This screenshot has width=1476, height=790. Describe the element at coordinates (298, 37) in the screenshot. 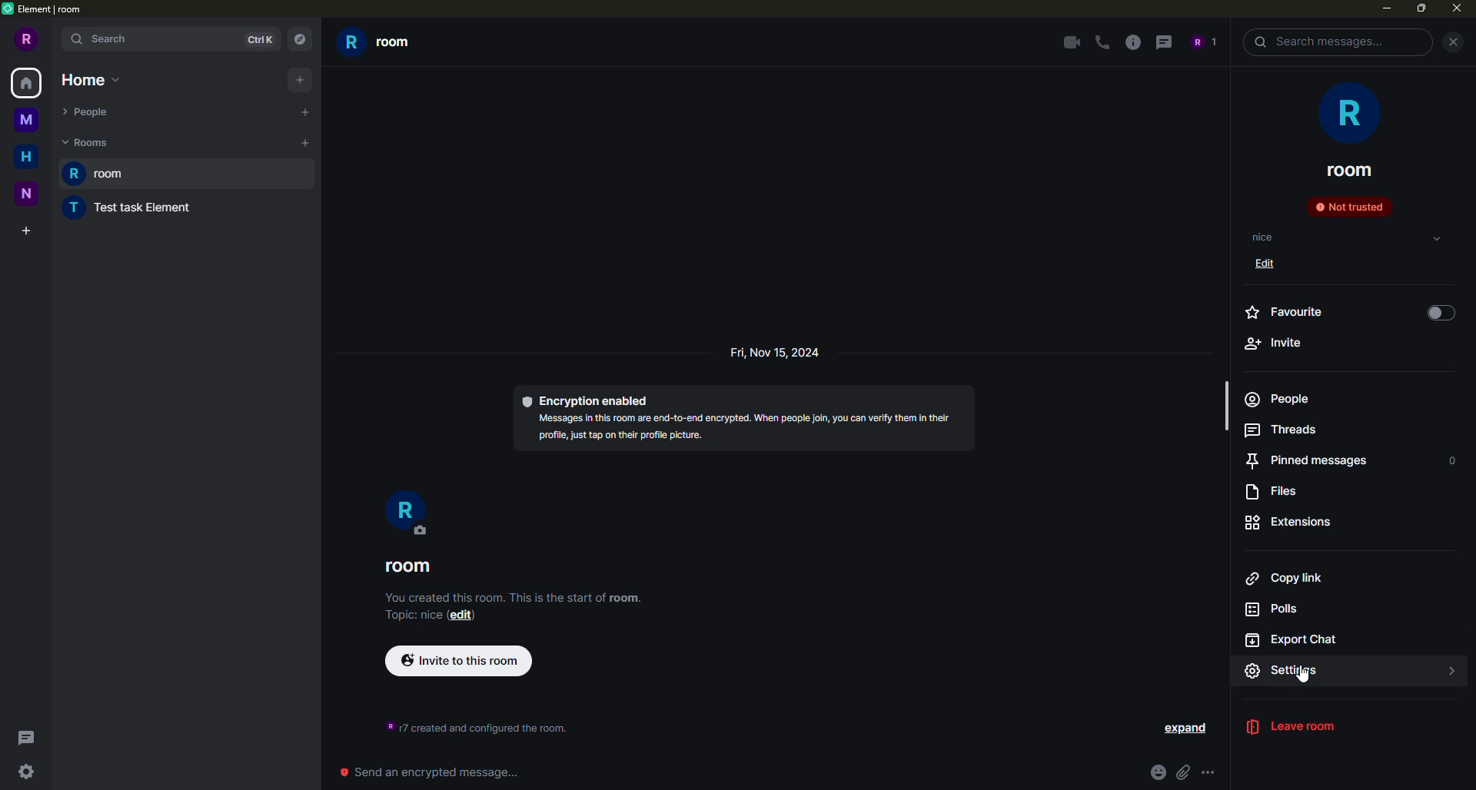

I see `navigation` at that location.